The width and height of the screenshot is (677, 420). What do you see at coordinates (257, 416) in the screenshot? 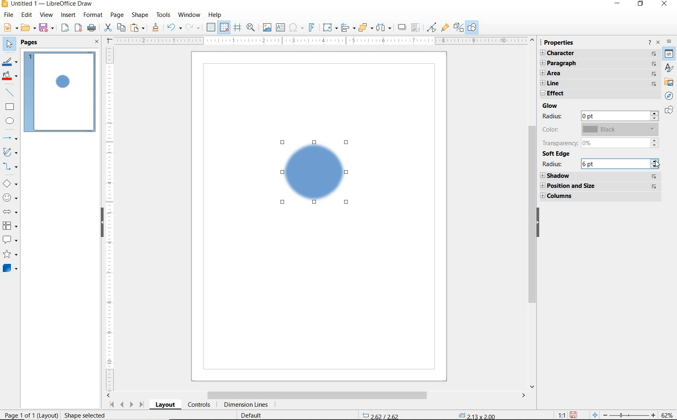
I see `Default` at bounding box center [257, 416].